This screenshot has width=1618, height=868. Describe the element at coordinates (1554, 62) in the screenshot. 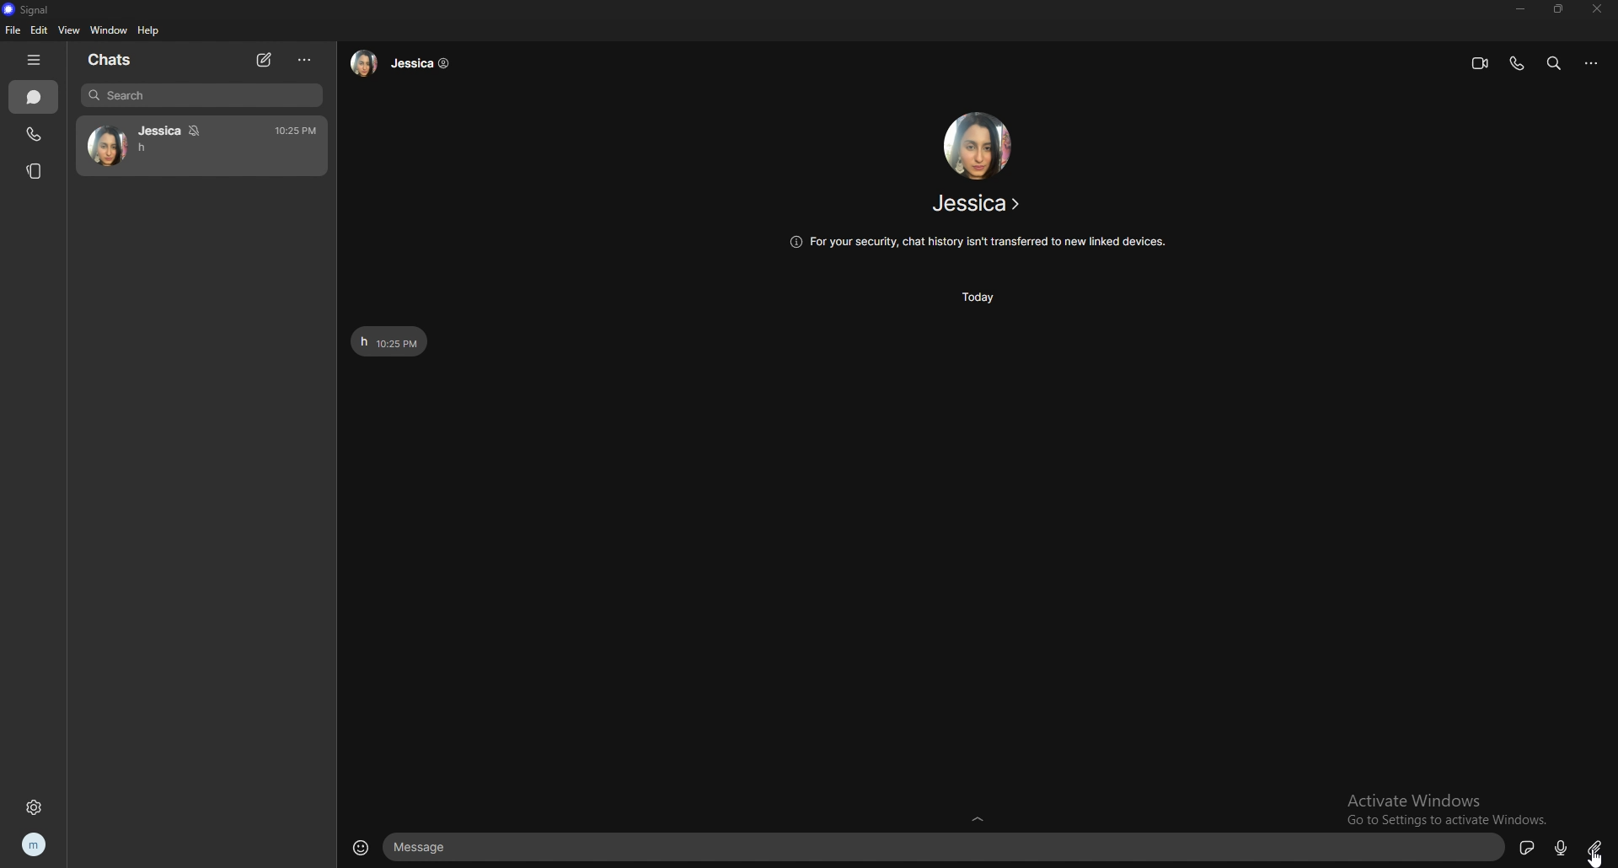

I see `search messages` at that location.